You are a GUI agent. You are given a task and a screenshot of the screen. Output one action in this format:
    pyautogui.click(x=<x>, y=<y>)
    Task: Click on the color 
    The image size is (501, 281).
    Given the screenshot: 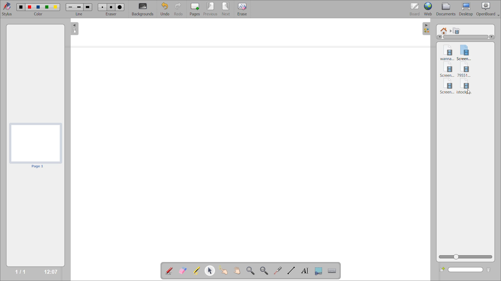 What is the action you would take?
    pyautogui.click(x=40, y=15)
    